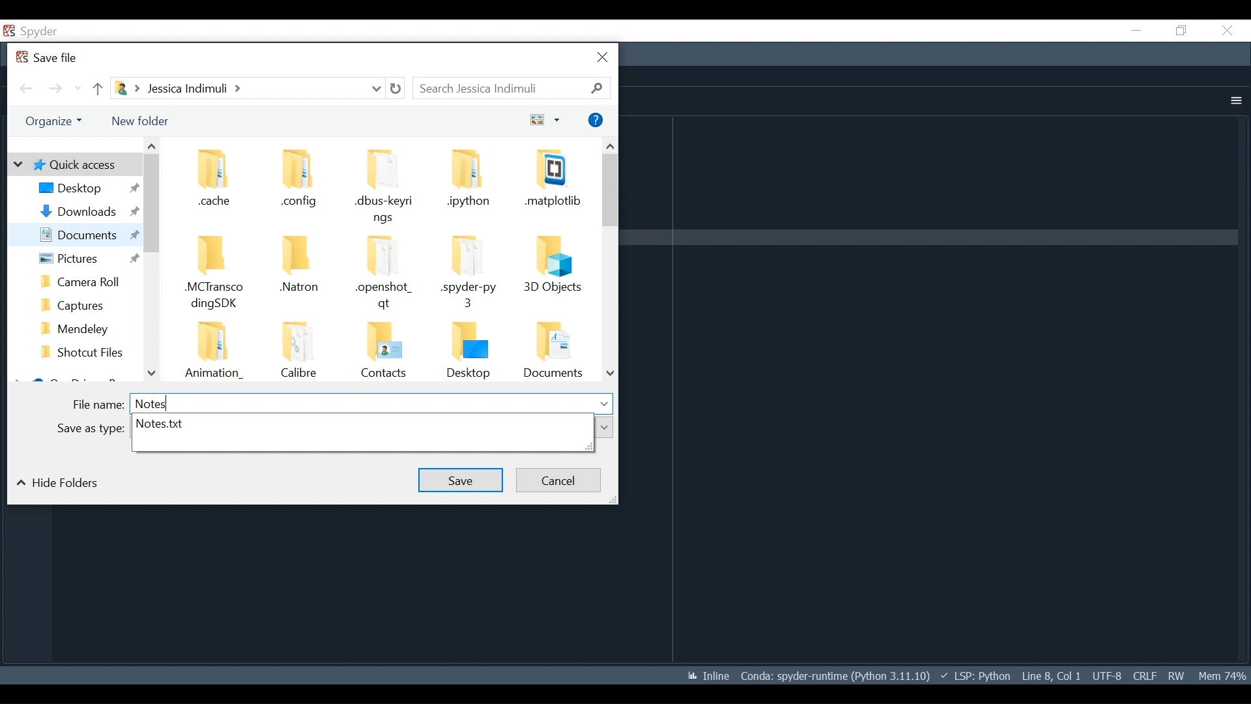 This screenshot has height=704, width=1251. I want to click on Folder, so click(83, 280).